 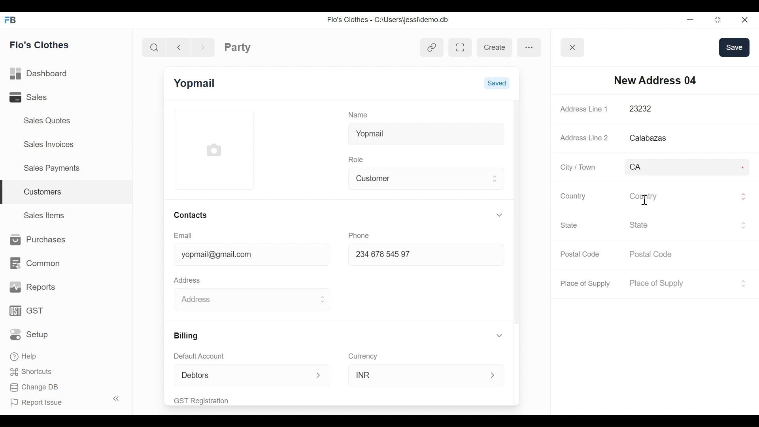 I want to click on Profile Picture, so click(x=215, y=149).